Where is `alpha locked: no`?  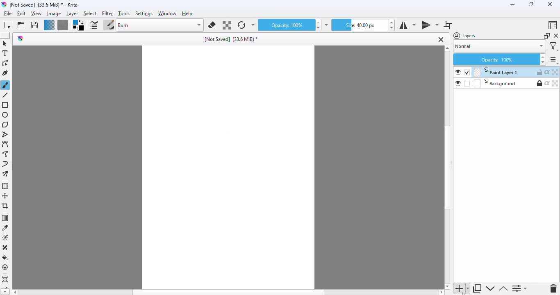
alpha locked: no is located at coordinates (555, 83).